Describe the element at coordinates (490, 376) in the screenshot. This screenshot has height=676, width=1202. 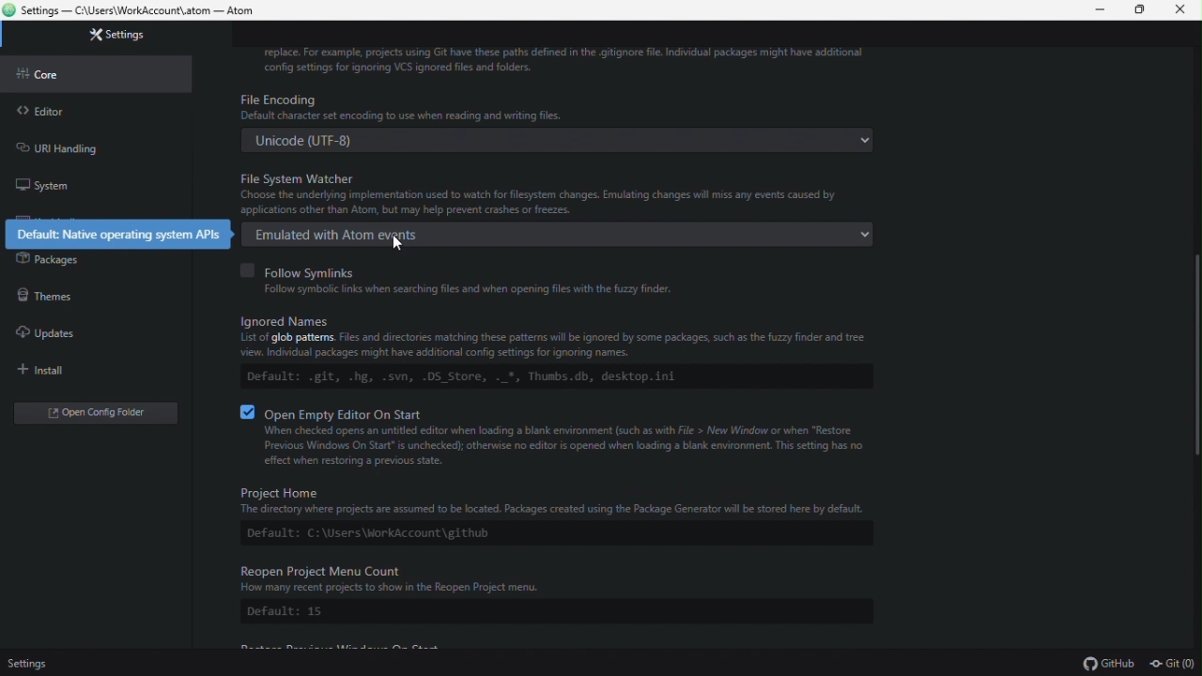
I see `Default: .git, .hg, .svn, .DS Store, ._*, Thumbs.db, desktop.ini` at that location.